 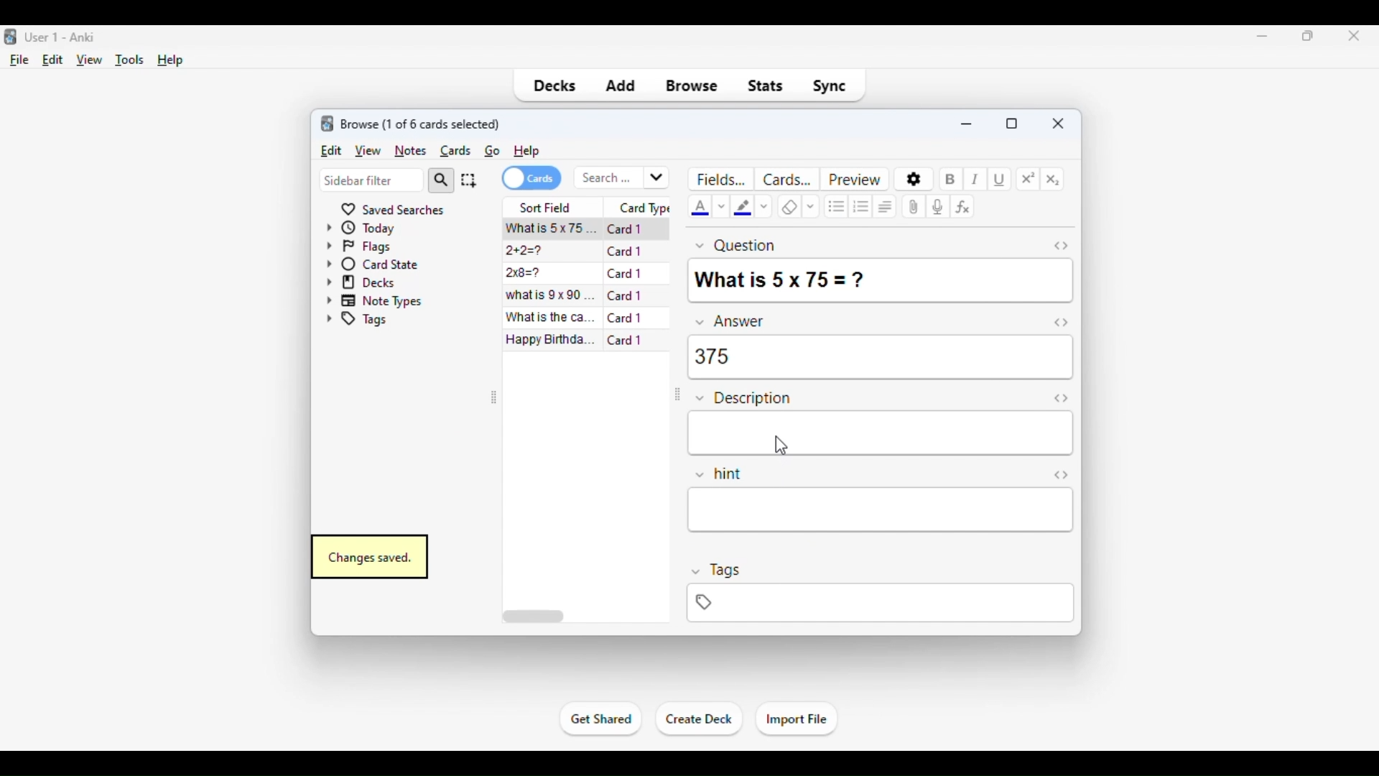 What do you see at coordinates (719, 474) in the screenshot?
I see `hint field` at bounding box center [719, 474].